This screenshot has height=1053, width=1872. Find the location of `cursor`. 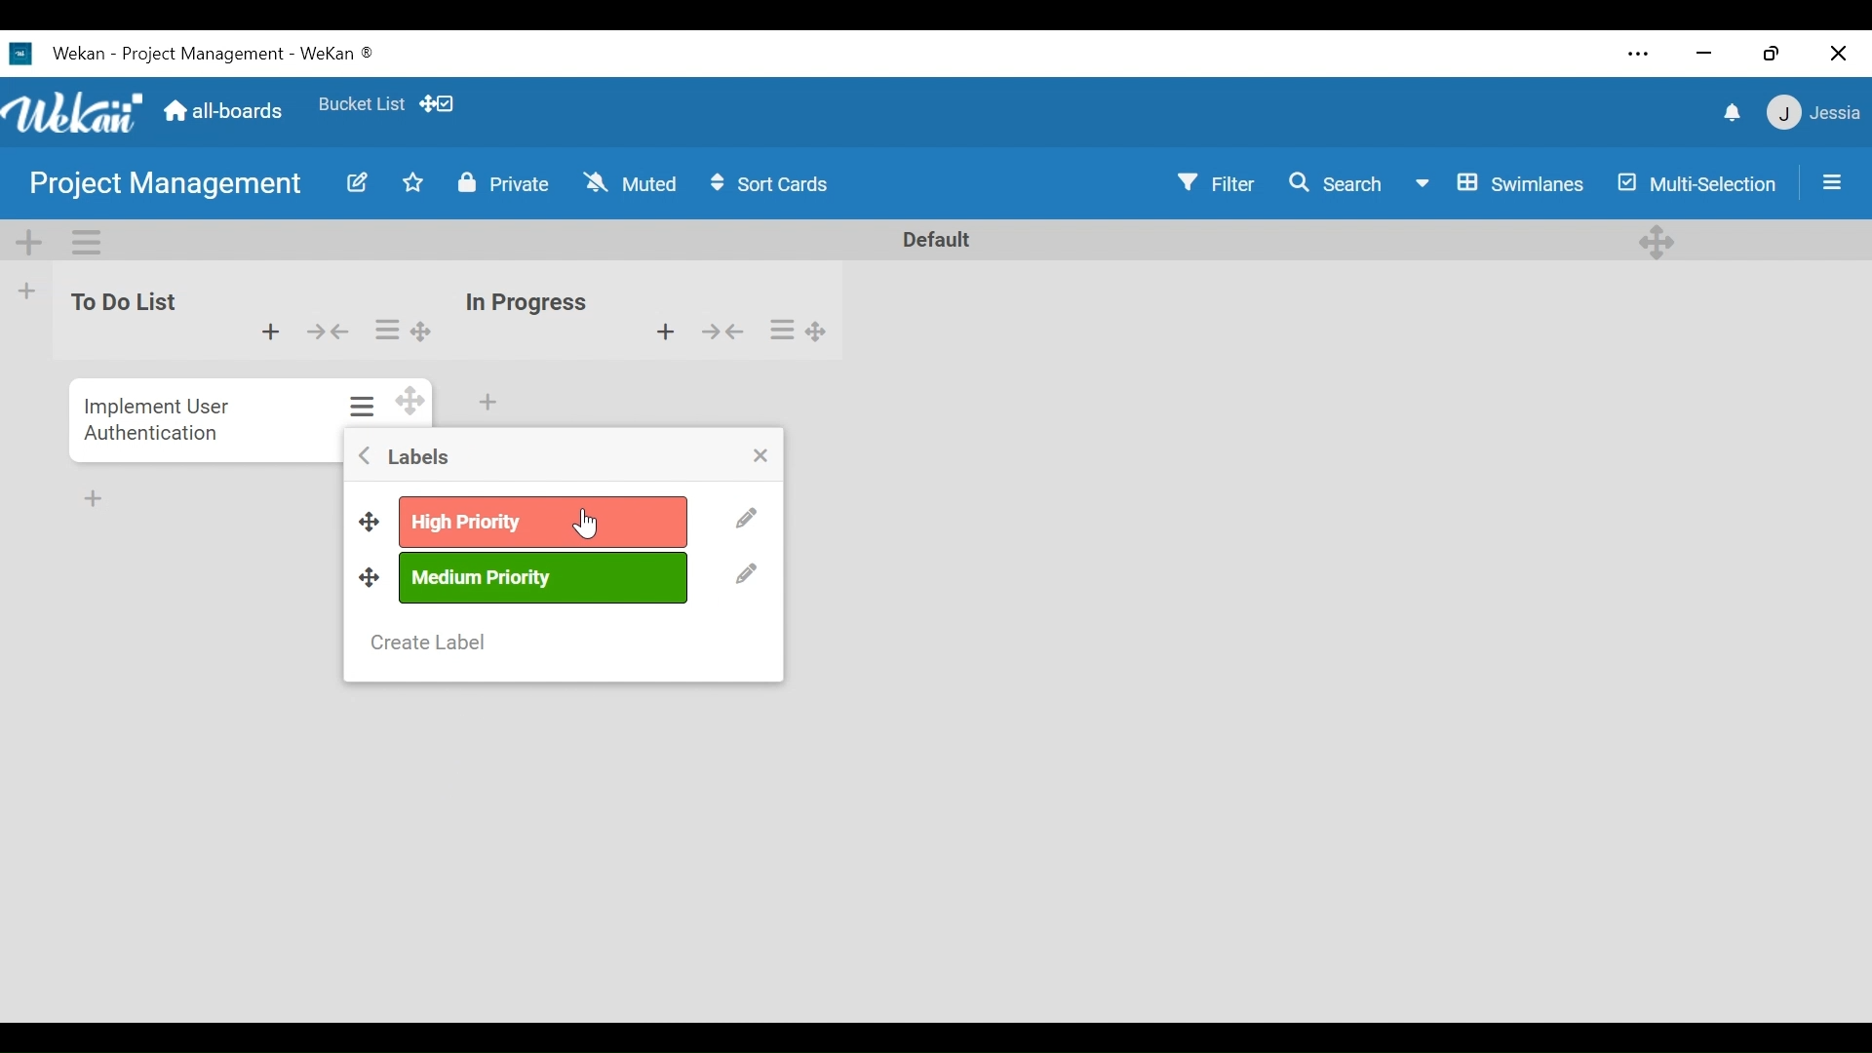

cursor is located at coordinates (584, 524).